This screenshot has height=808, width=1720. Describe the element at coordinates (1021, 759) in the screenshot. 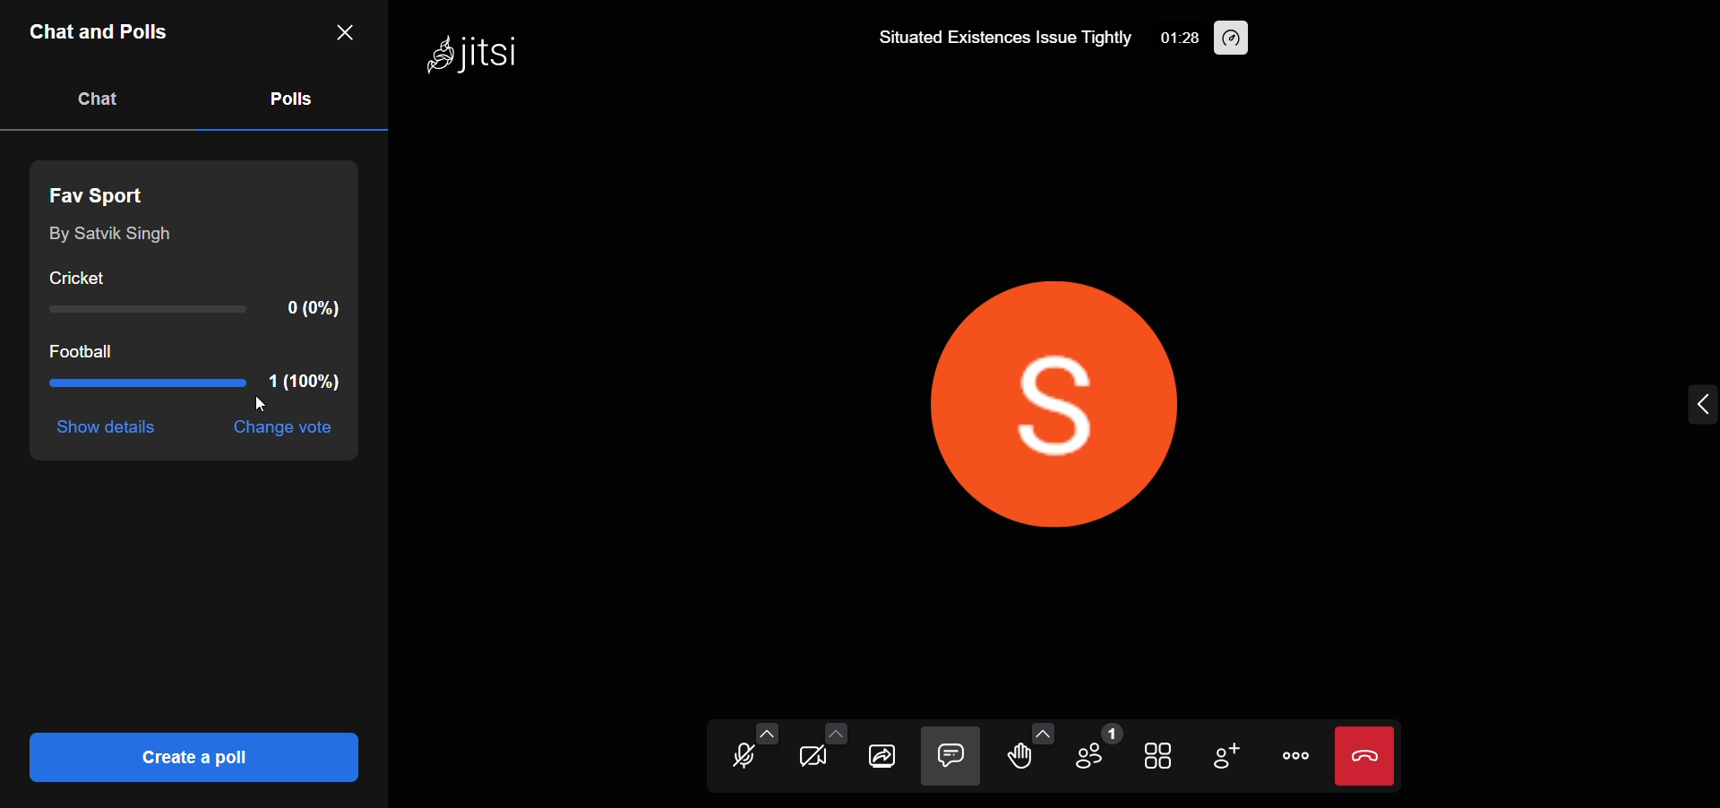

I see `raise hand` at that location.